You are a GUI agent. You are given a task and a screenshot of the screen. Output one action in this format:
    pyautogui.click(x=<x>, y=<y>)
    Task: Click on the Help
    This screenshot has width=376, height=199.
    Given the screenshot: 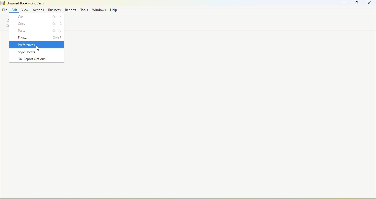 What is the action you would take?
    pyautogui.click(x=113, y=9)
    